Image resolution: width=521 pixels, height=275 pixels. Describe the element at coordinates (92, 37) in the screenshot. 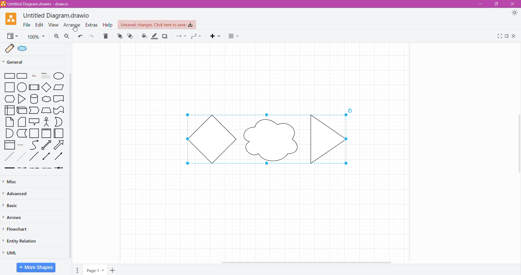

I see `Redo` at that location.